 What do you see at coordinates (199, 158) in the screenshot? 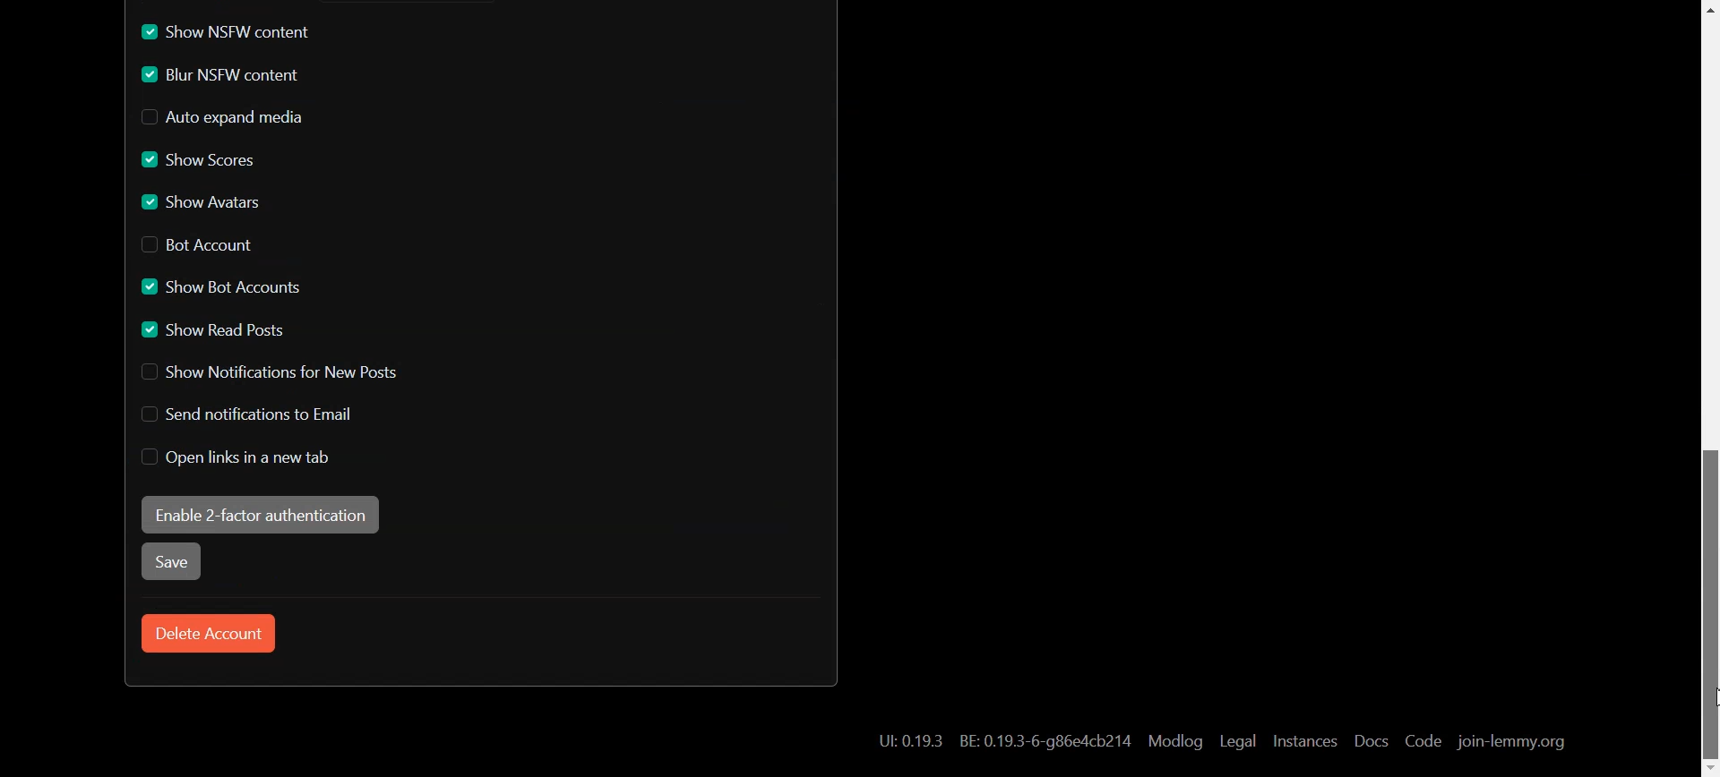
I see `Enable Show Scores` at bounding box center [199, 158].